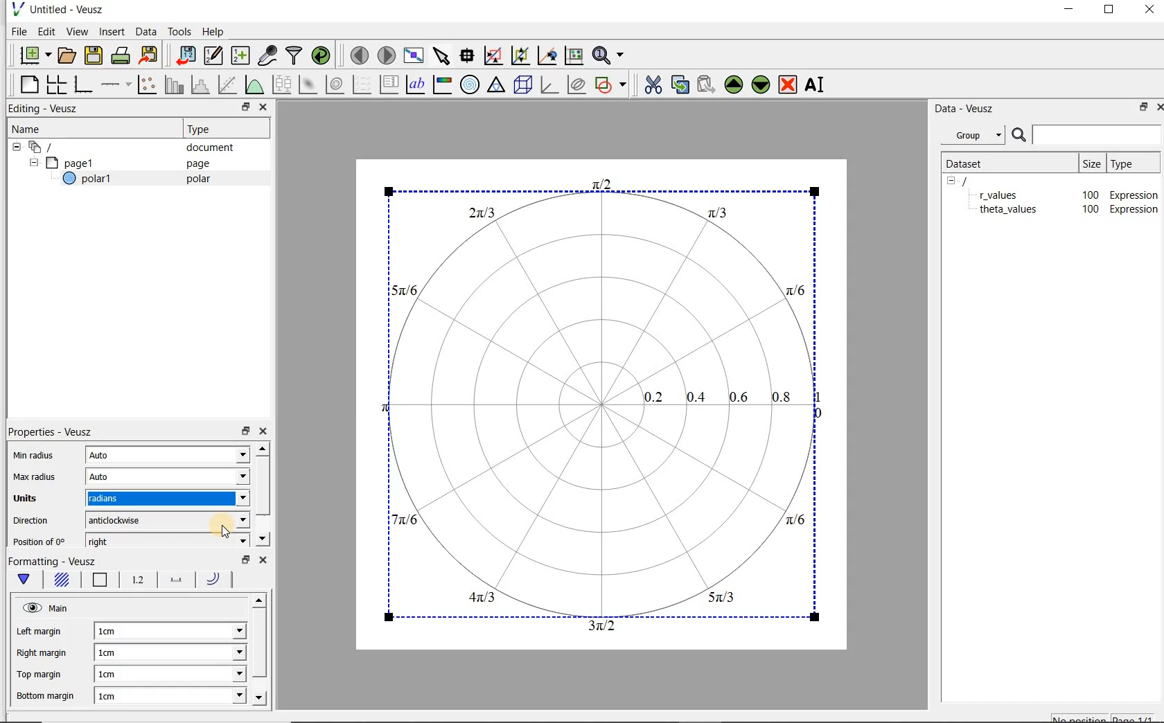 This screenshot has height=723, width=1164. Describe the element at coordinates (94, 180) in the screenshot. I see `polar1` at that location.